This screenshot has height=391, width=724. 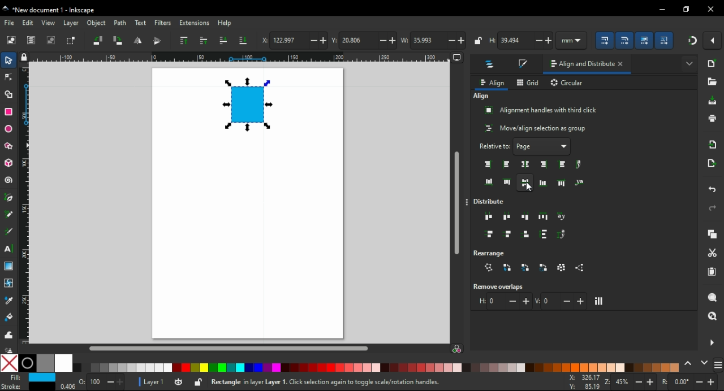 I want to click on change positions of selected objects - stacking order, so click(x=525, y=267).